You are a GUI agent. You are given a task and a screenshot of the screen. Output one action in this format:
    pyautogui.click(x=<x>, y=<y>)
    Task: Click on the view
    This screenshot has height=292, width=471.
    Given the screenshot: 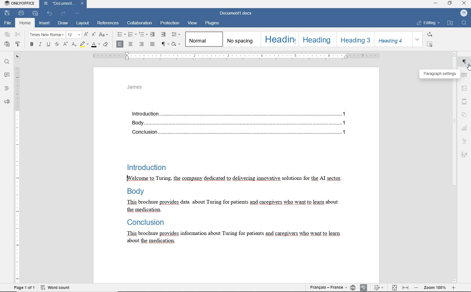 What is the action you would take?
    pyautogui.click(x=193, y=23)
    